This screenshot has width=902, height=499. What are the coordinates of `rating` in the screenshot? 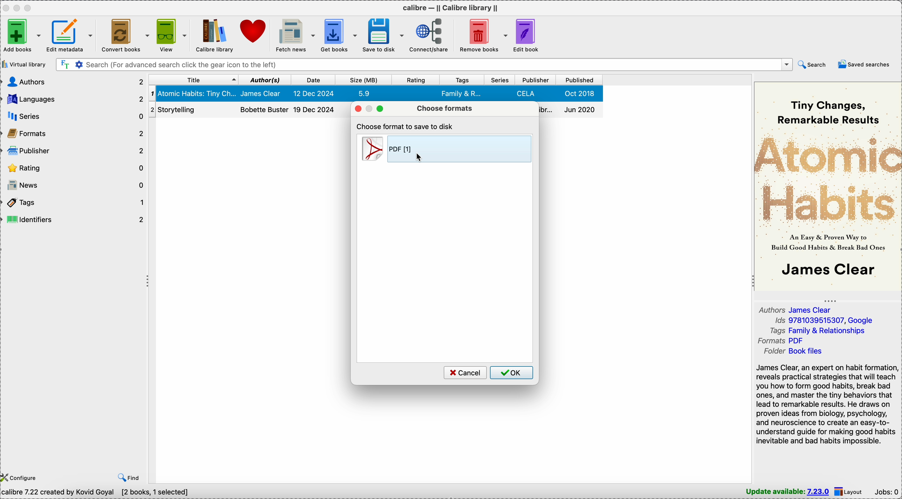 It's located at (414, 80).